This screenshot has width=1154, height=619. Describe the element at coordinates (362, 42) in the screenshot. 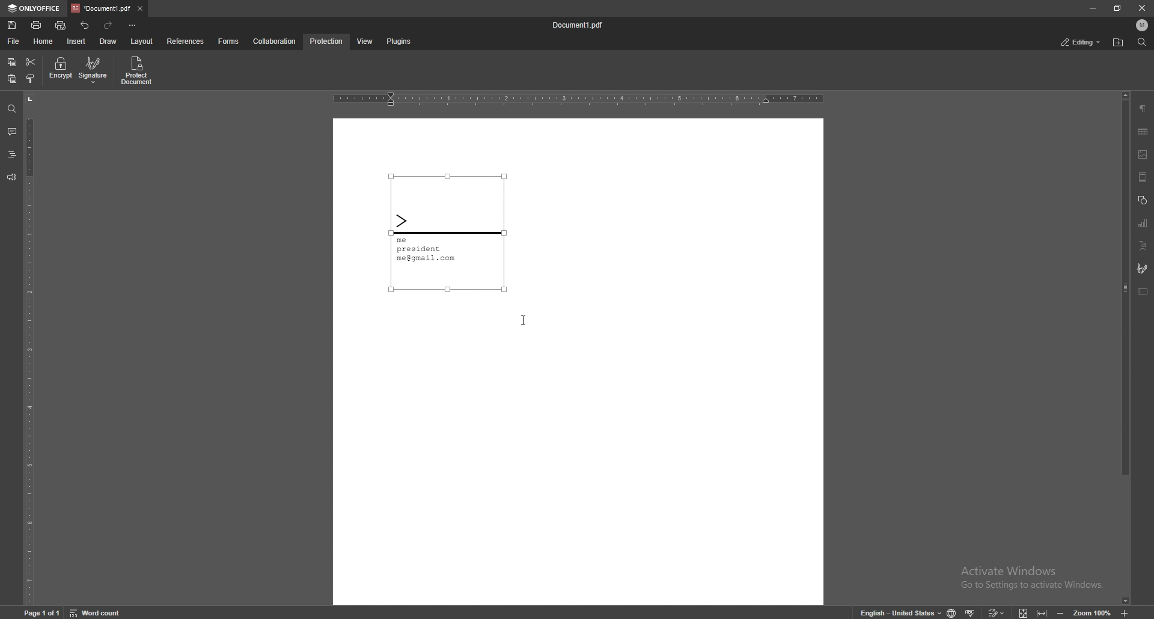

I see `view` at that location.